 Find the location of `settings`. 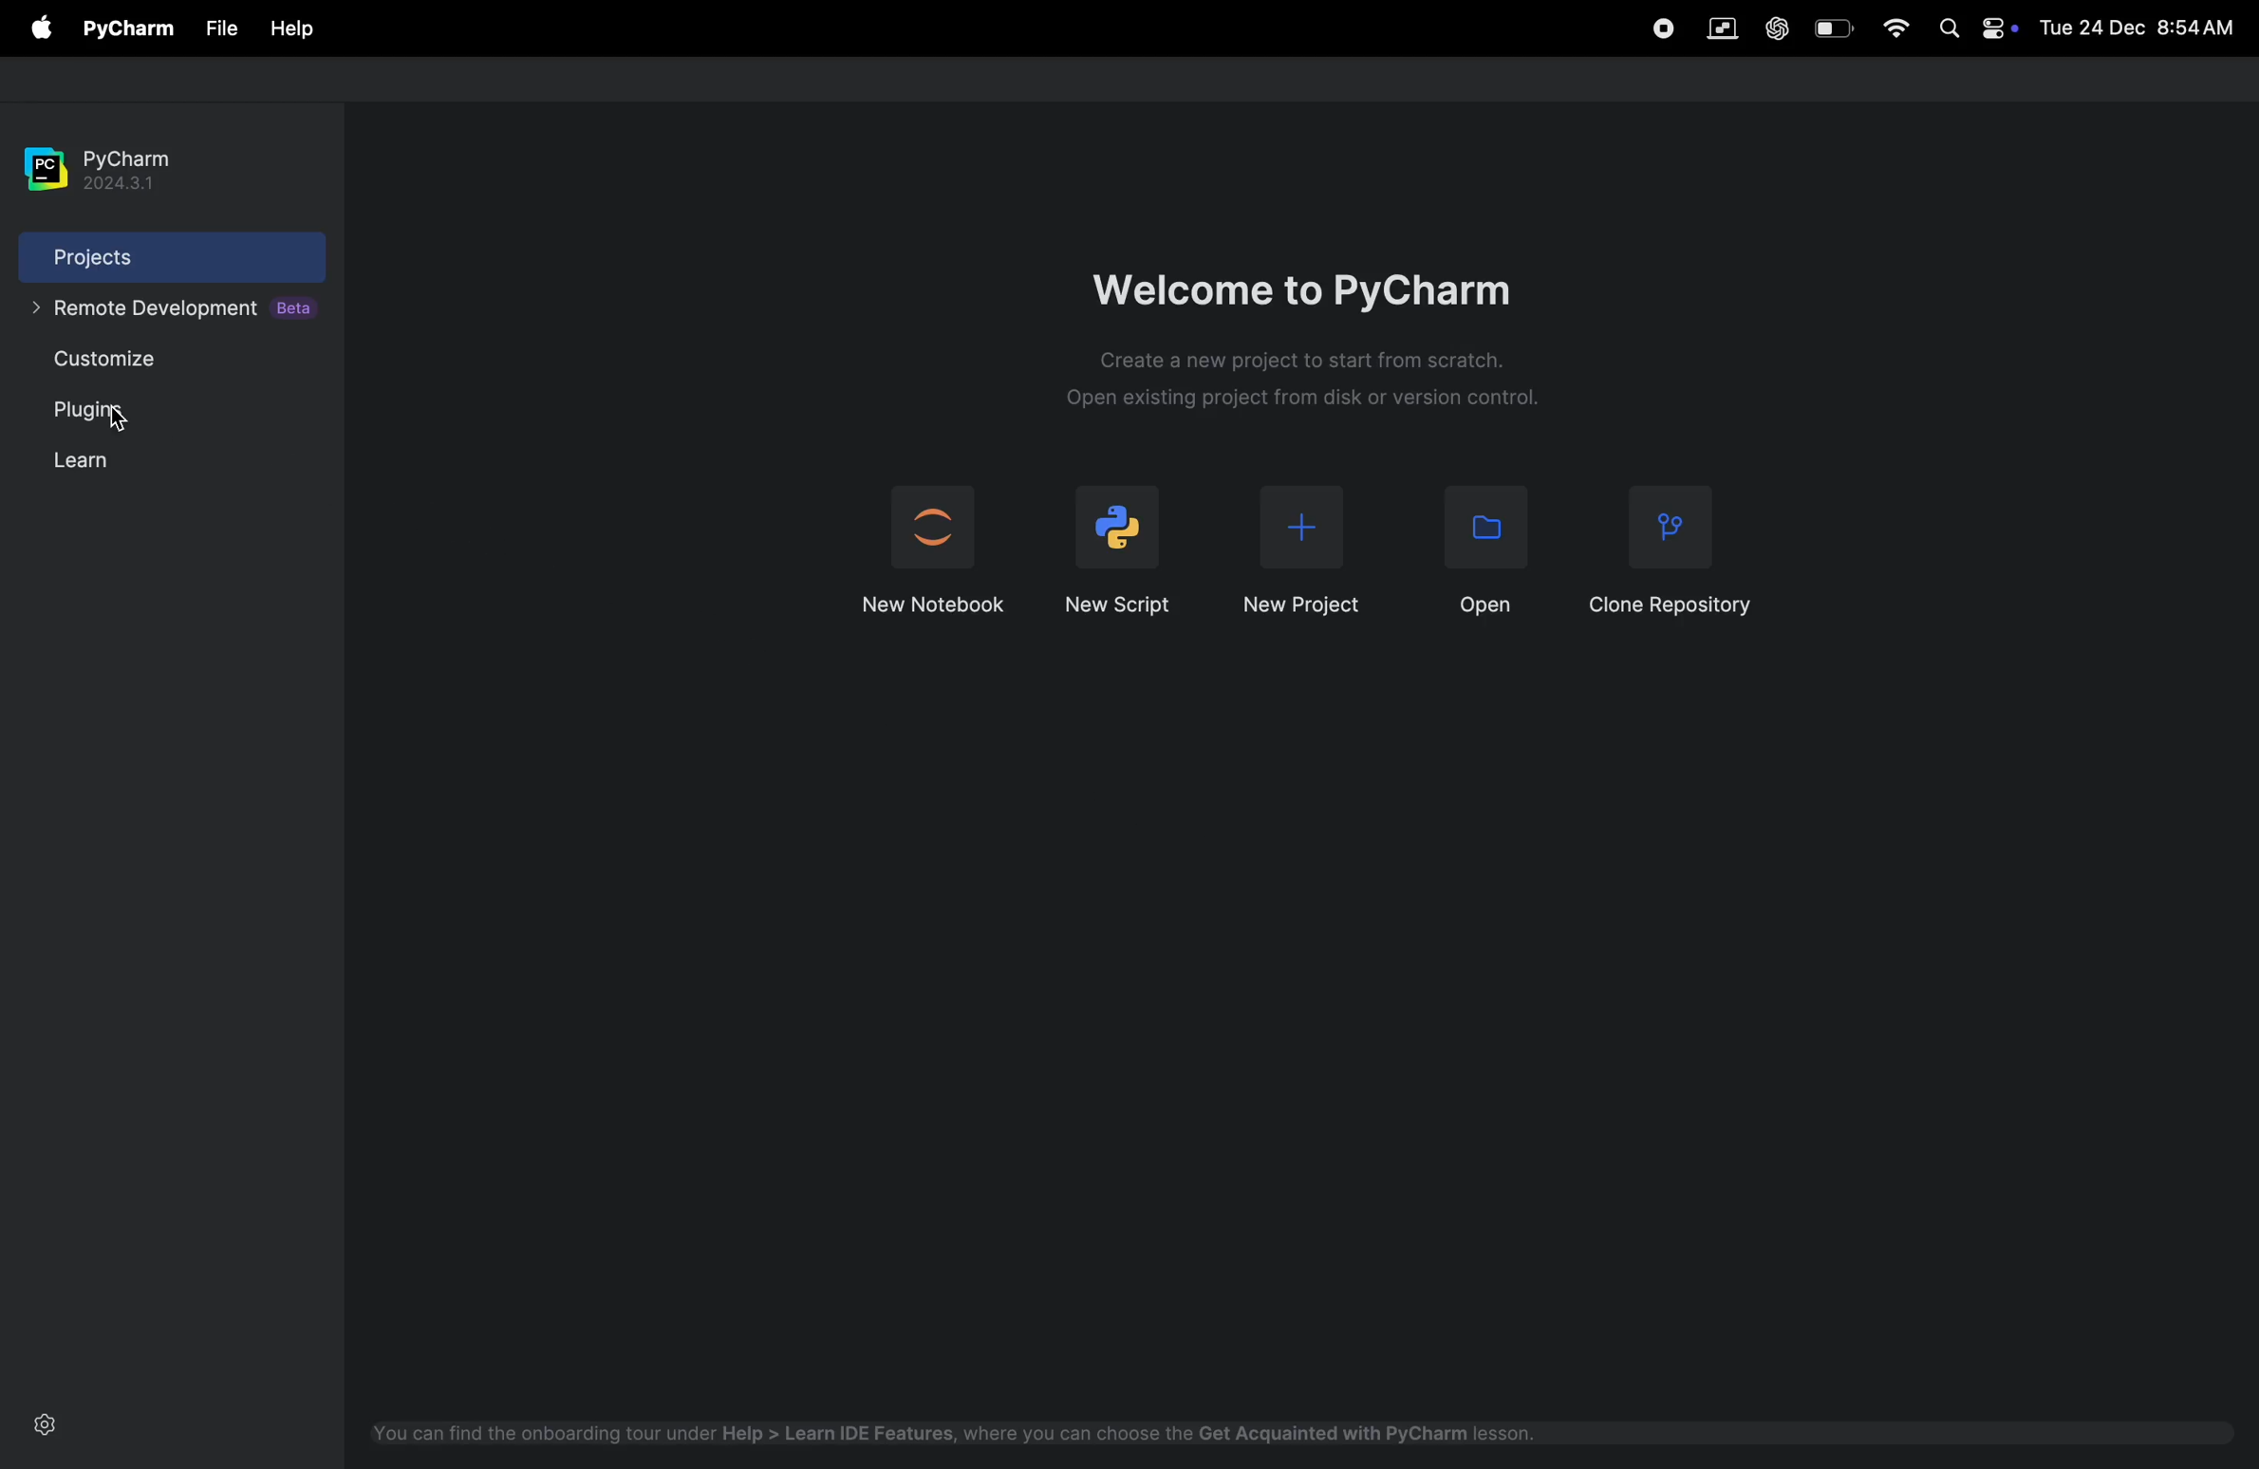

settings is located at coordinates (50, 1423).